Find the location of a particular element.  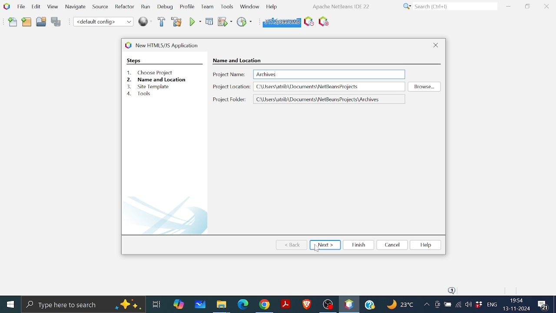

Google chrome is located at coordinates (265, 304).